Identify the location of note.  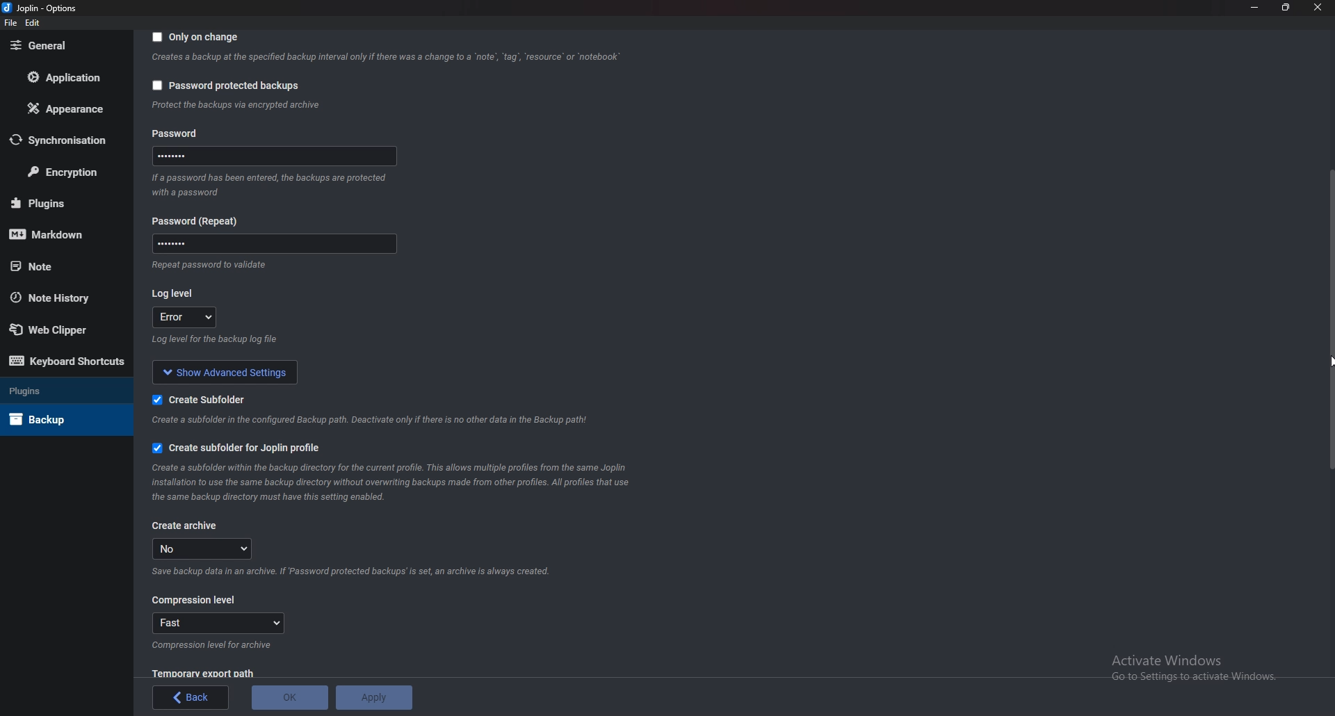
(60, 266).